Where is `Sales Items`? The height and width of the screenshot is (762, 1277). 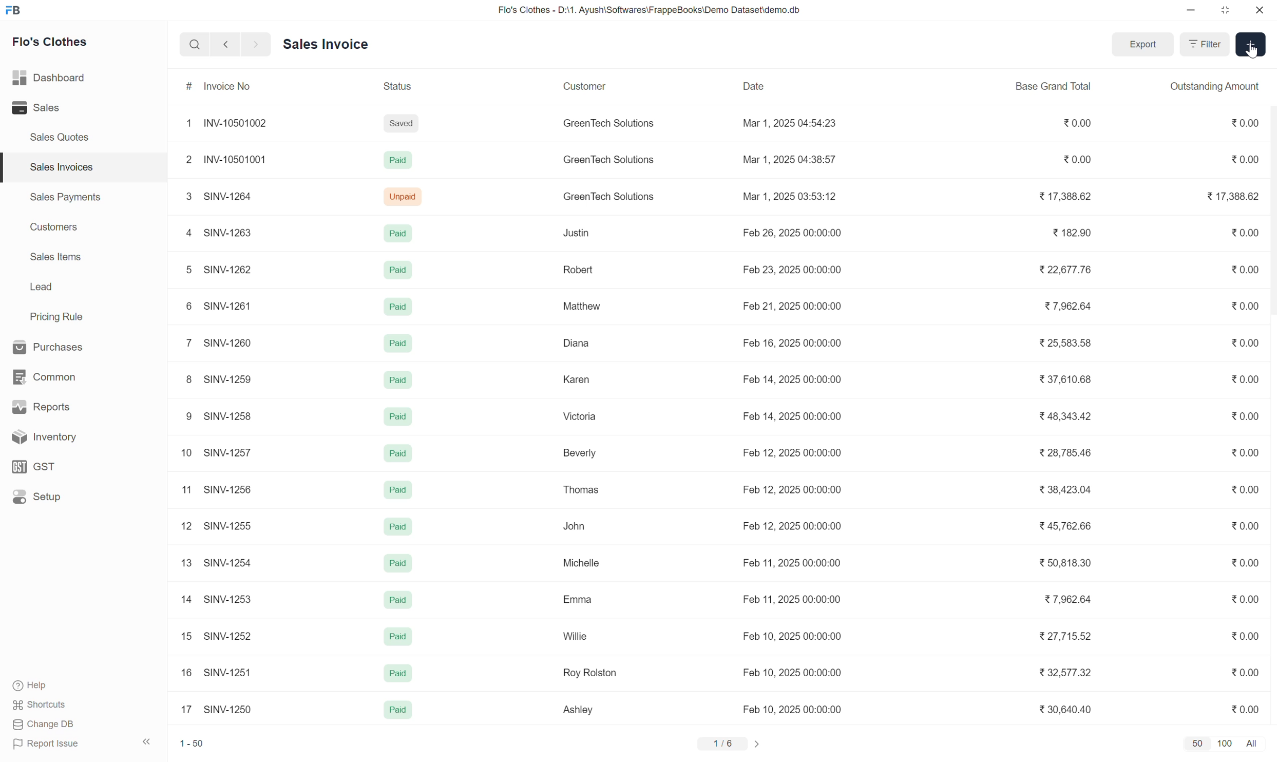 Sales Items is located at coordinates (56, 258).